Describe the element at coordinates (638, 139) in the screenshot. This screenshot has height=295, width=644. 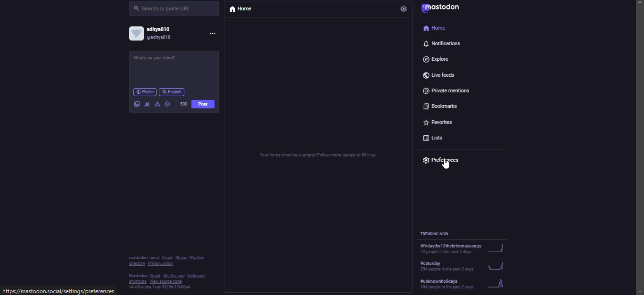
I see `scroll bar` at that location.